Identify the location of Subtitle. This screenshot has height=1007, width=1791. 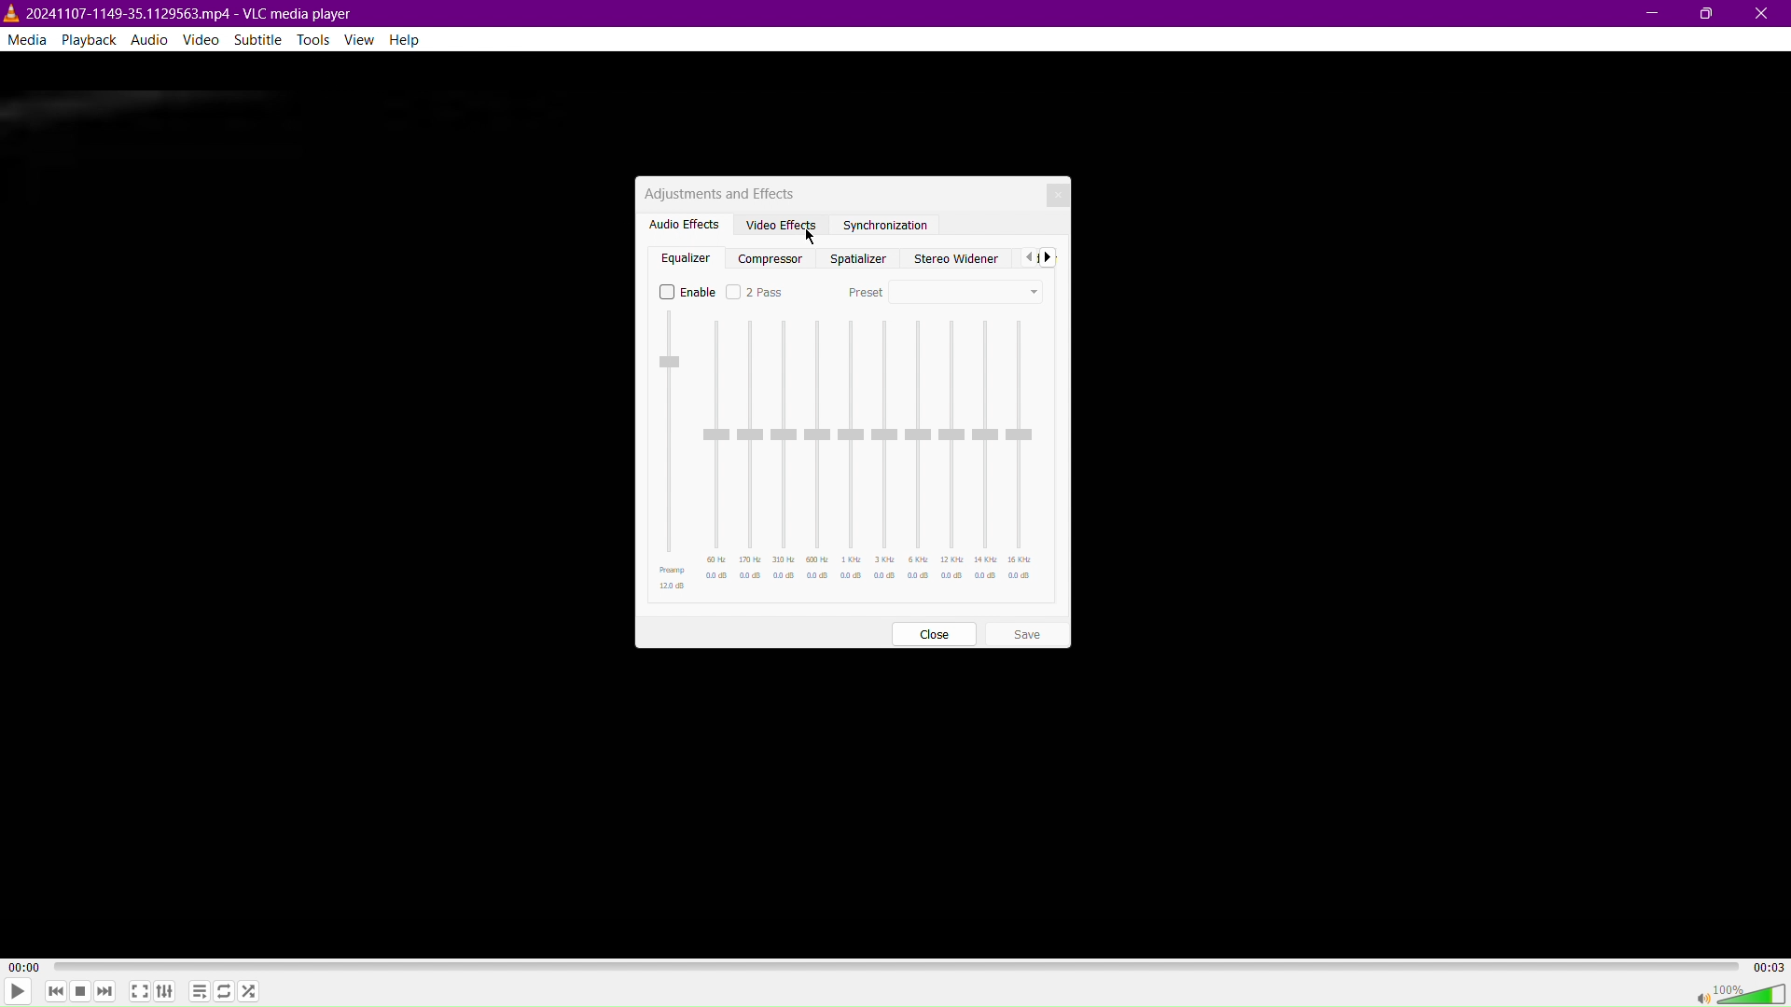
(259, 39).